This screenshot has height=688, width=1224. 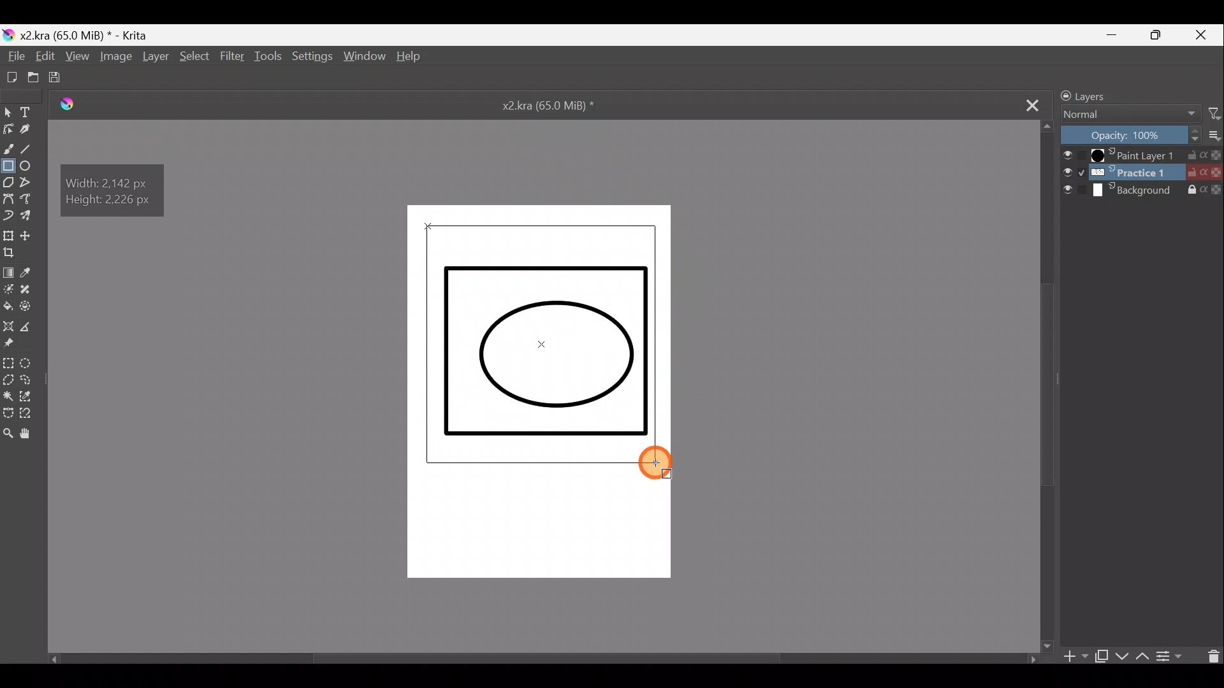 I want to click on Bezier curve selection tool, so click(x=8, y=415).